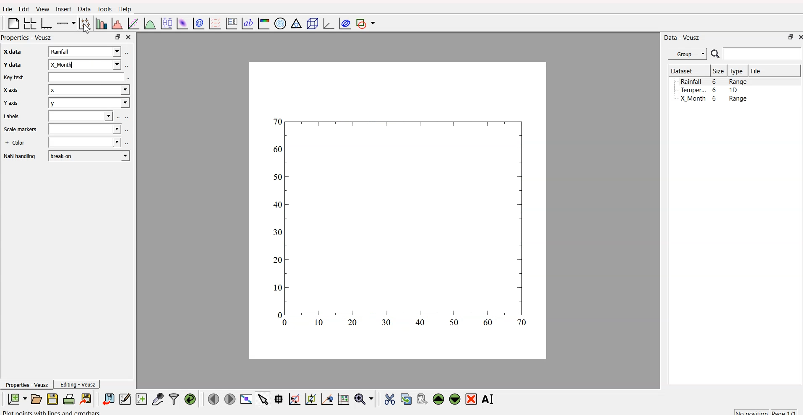  What do you see at coordinates (214, 24) in the screenshot?
I see `plot a vector field` at bounding box center [214, 24].